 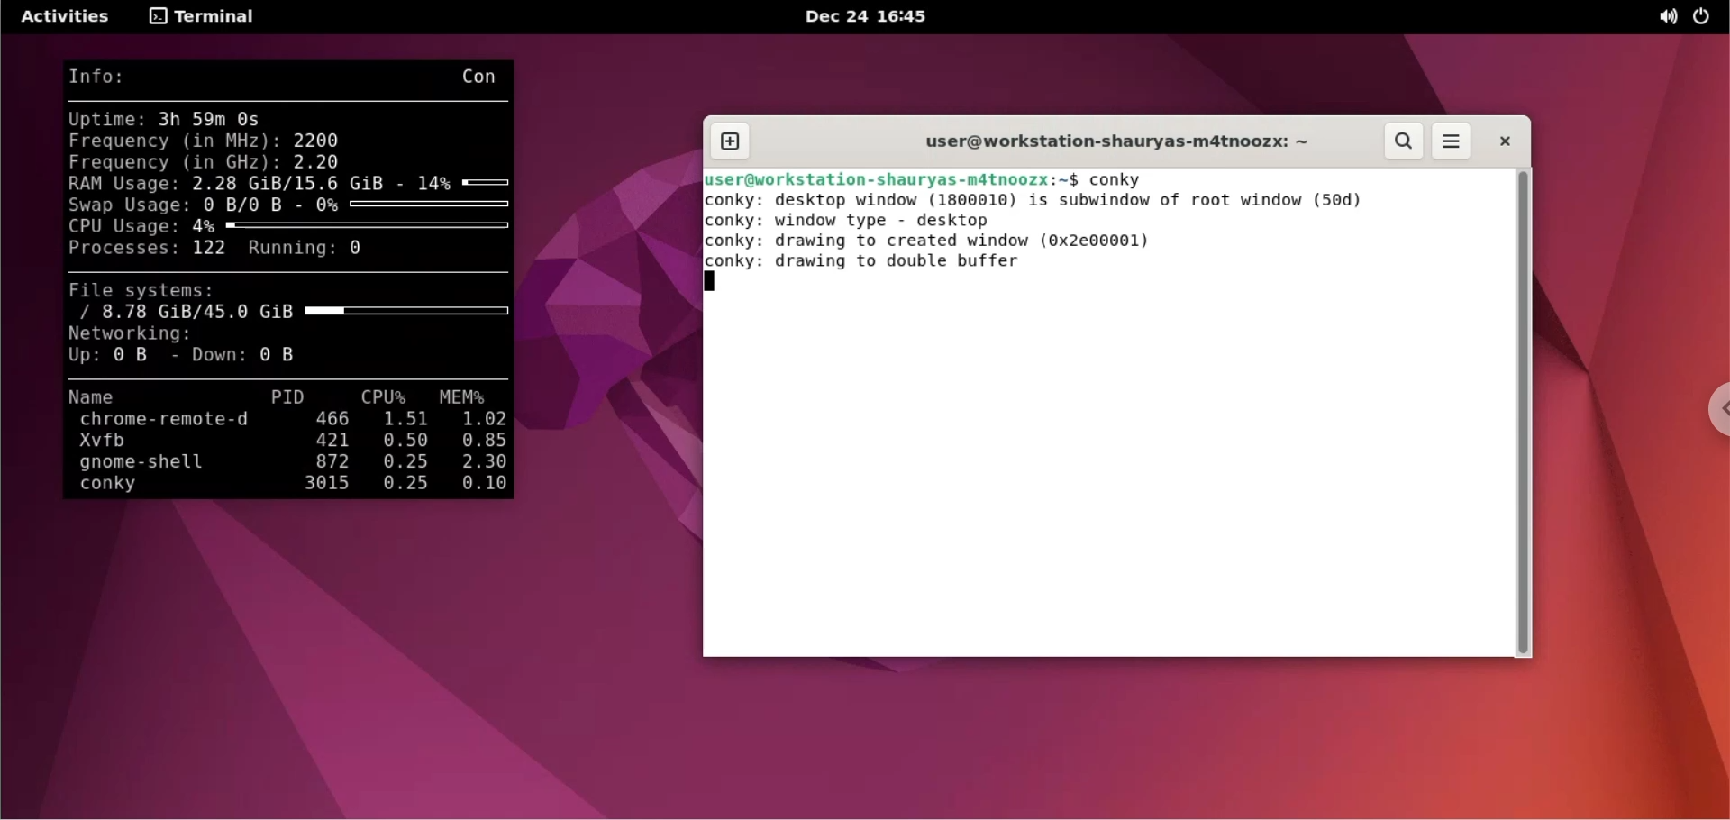 I want to click on PID, so click(x=289, y=395).